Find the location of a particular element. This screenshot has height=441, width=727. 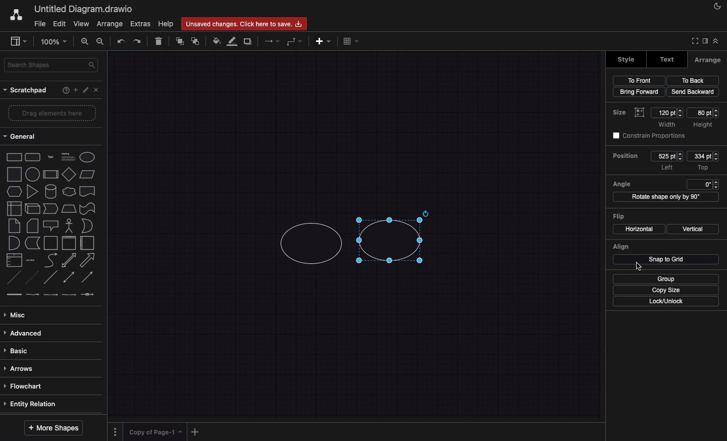

copy size is located at coordinates (667, 290).